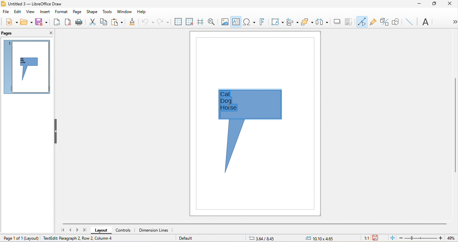 Image resolution: width=458 pixels, height=242 pixels. Describe the element at coordinates (450, 237) in the screenshot. I see `49%` at that location.